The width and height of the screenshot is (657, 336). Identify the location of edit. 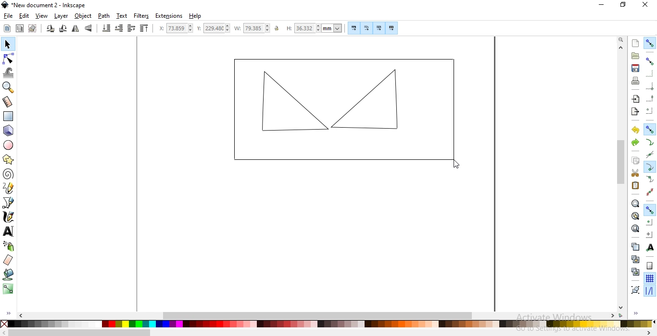
(23, 16).